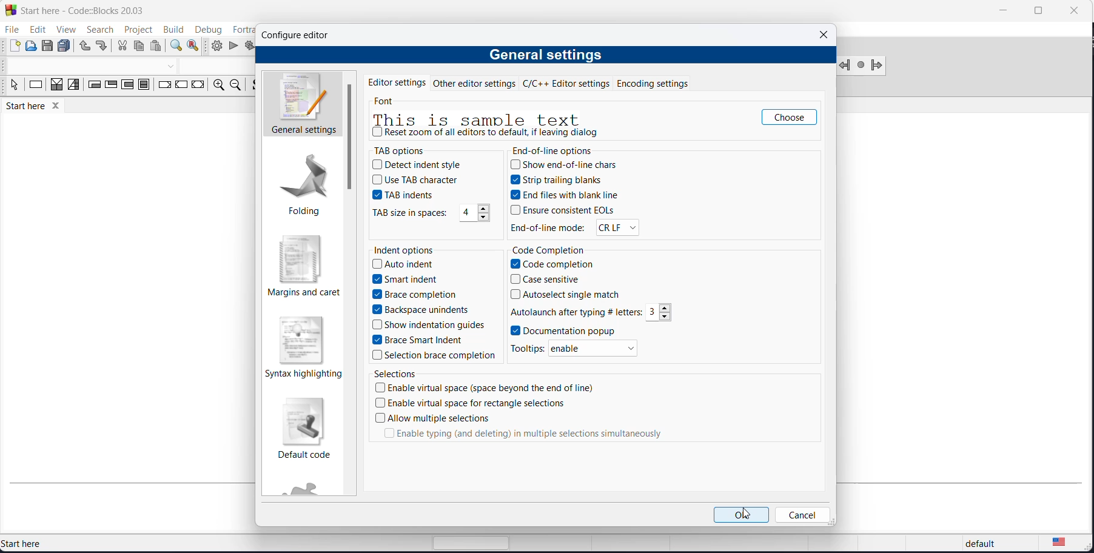 This screenshot has width=1094, height=553. I want to click on redo, so click(102, 47).